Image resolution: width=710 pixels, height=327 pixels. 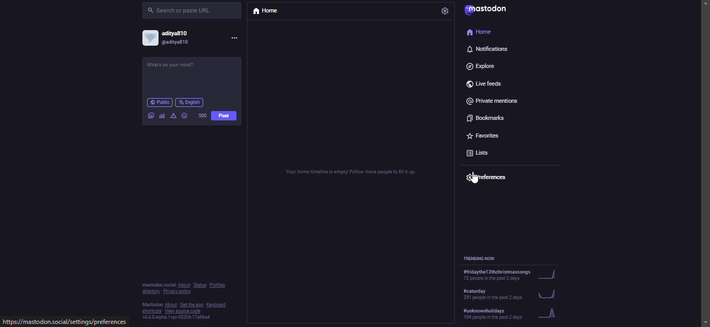 I want to click on notifications, so click(x=487, y=49).